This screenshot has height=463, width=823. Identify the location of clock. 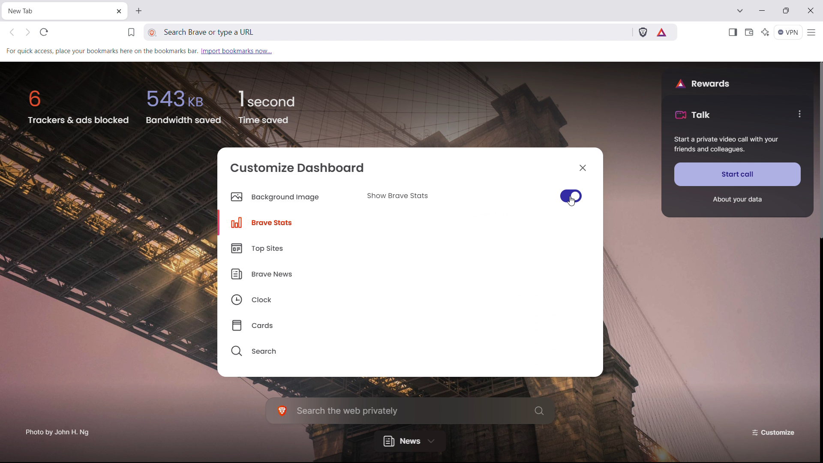
(286, 298).